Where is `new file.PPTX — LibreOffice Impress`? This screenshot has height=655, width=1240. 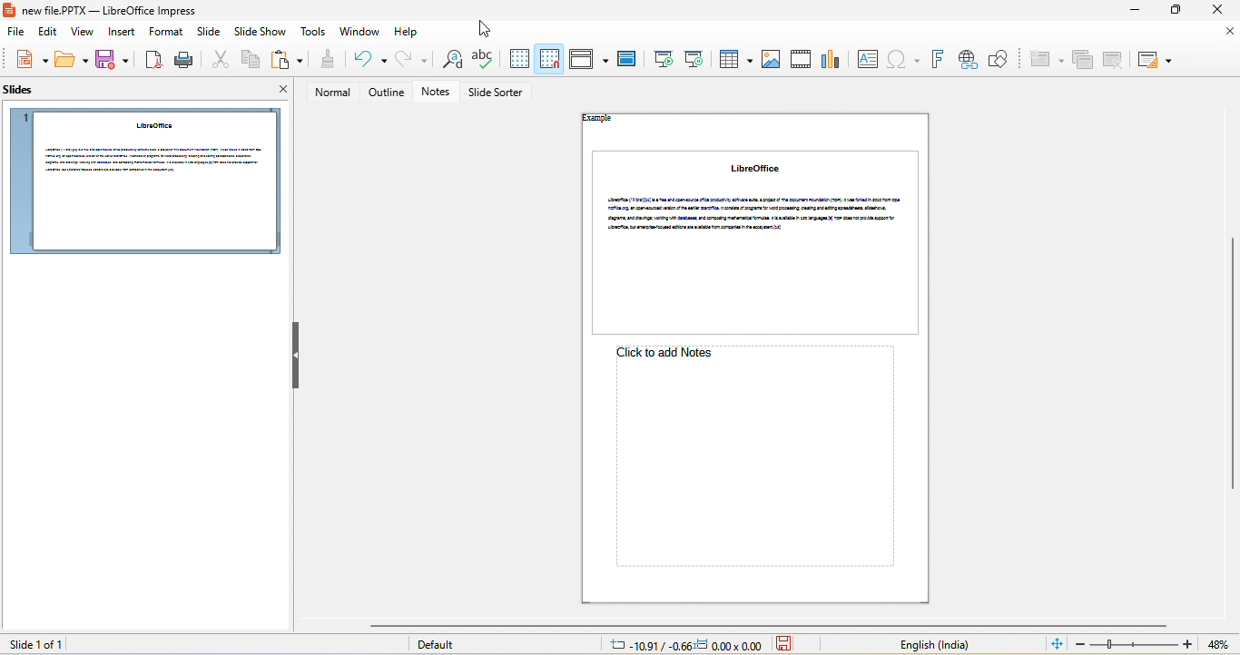
new file.PPTX — LibreOffice Impress is located at coordinates (105, 10).